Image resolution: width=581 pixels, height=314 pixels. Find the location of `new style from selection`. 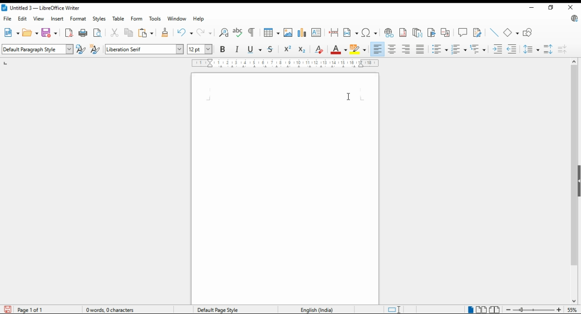

new style from selection is located at coordinates (96, 49).